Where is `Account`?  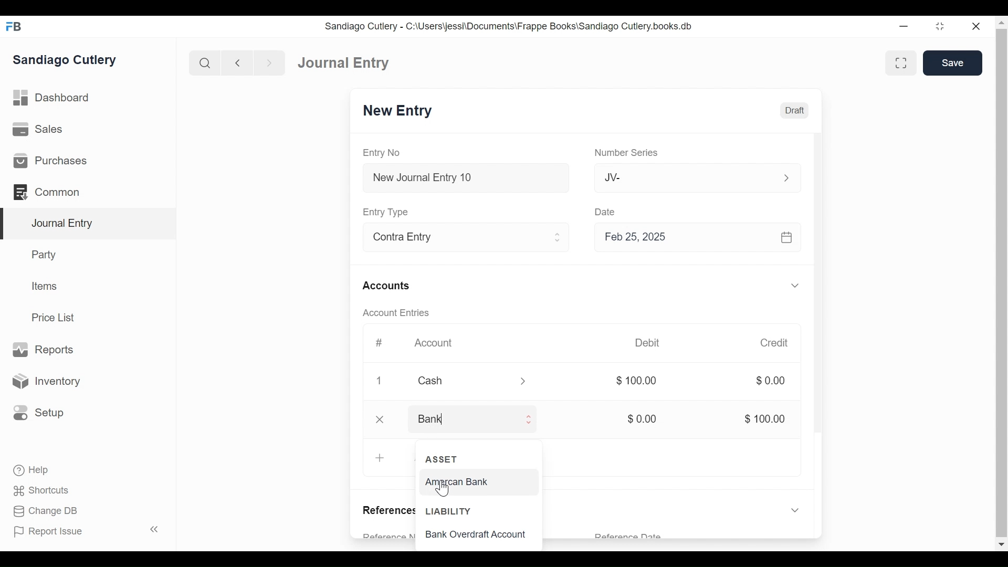 Account is located at coordinates (434, 343).